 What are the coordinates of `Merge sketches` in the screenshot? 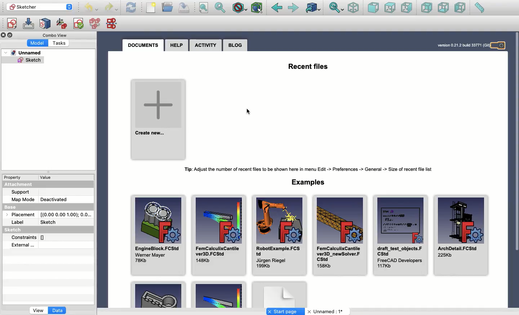 It's located at (95, 24).